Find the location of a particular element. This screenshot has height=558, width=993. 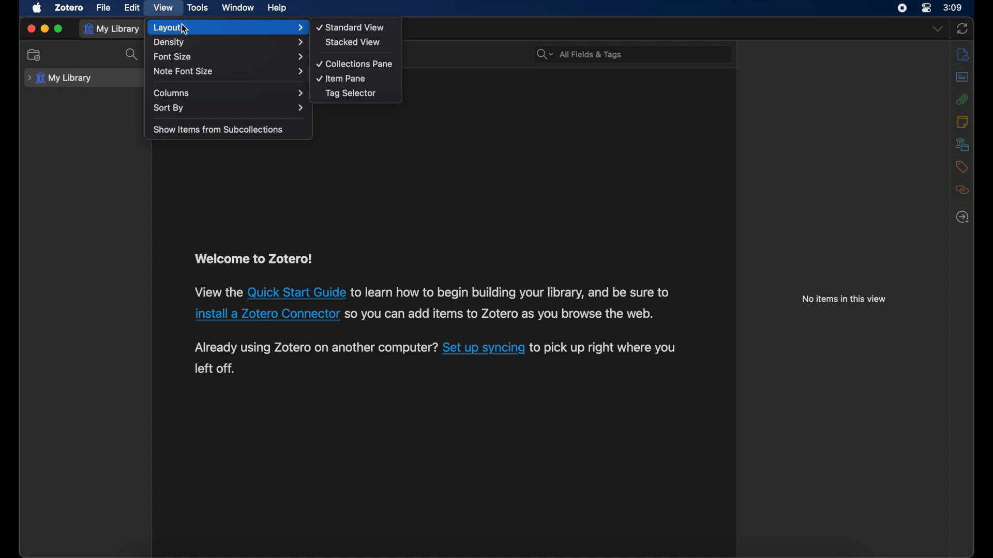

show items from sub collections is located at coordinates (219, 130).